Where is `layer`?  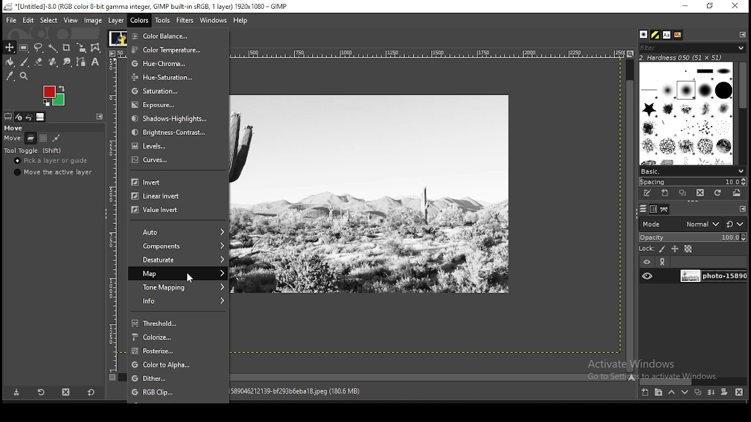 layer is located at coordinates (712, 277).